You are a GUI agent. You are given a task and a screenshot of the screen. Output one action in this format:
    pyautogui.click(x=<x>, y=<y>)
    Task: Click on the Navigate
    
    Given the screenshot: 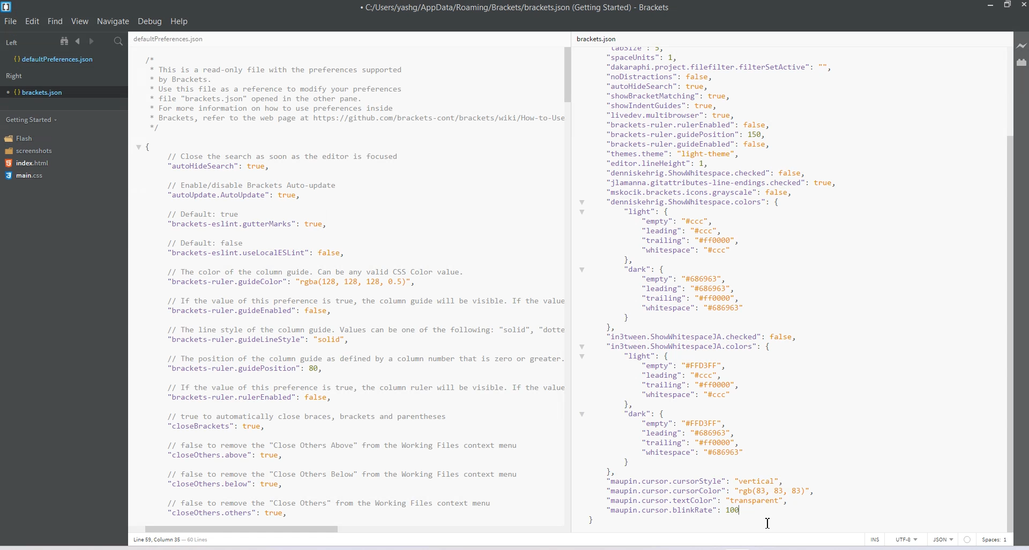 What is the action you would take?
    pyautogui.click(x=114, y=21)
    